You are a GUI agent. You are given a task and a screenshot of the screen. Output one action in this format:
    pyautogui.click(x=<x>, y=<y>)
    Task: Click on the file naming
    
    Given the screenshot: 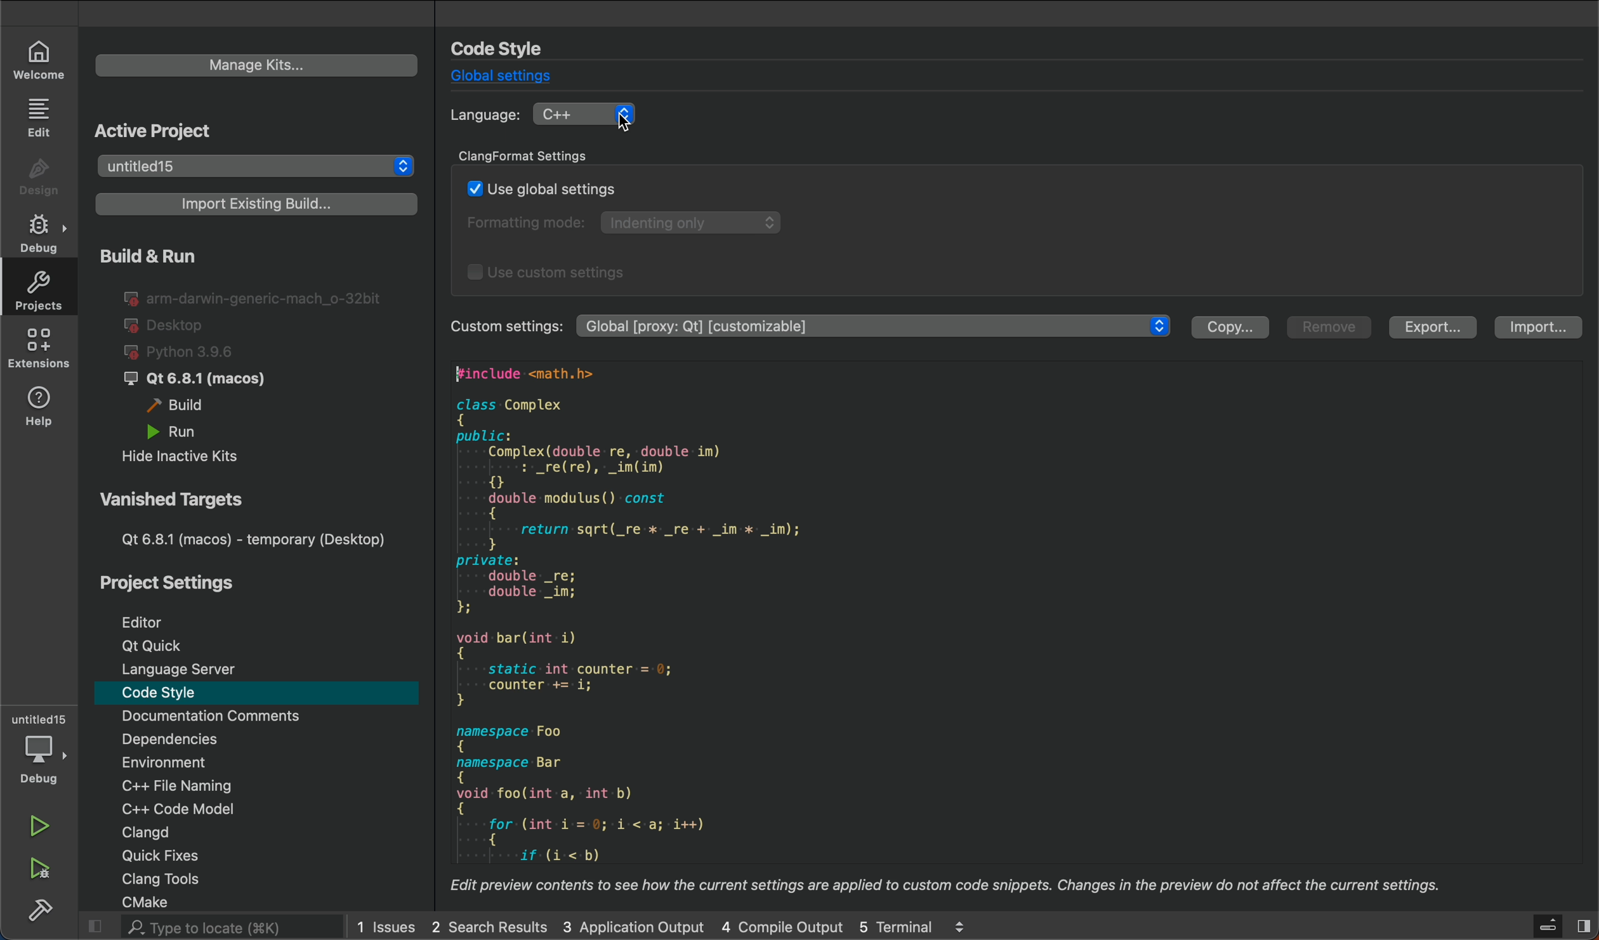 What is the action you would take?
    pyautogui.click(x=193, y=784)
    